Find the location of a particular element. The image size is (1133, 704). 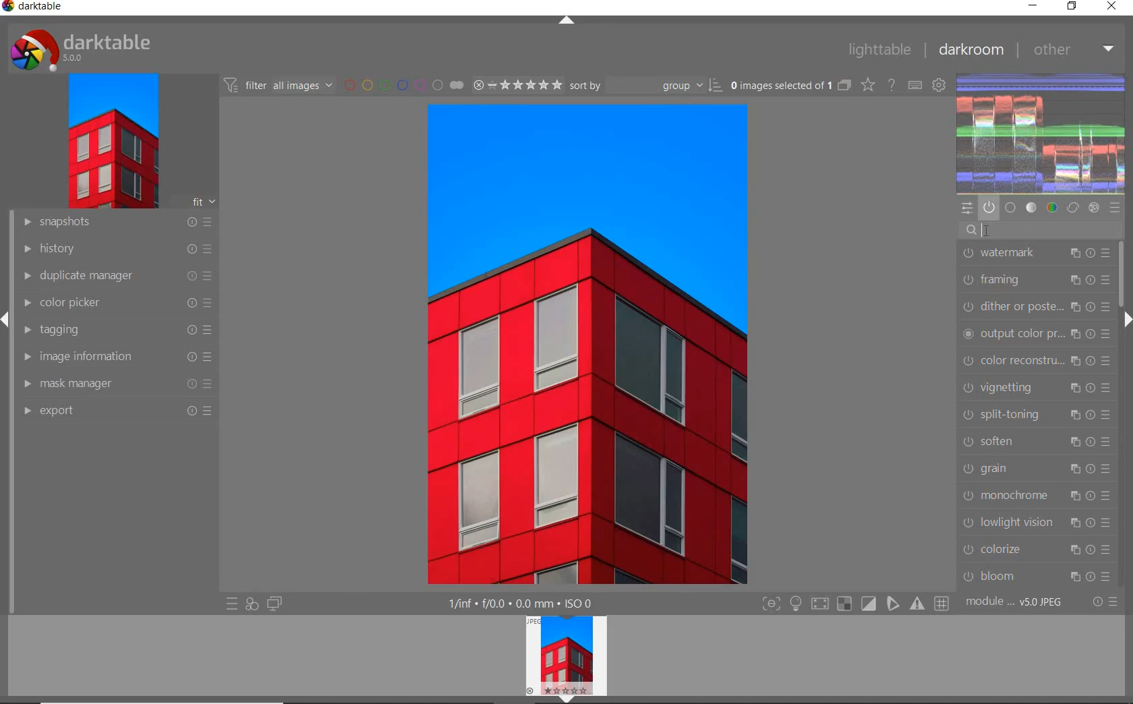

grain is located at coordinates (1037, 467).